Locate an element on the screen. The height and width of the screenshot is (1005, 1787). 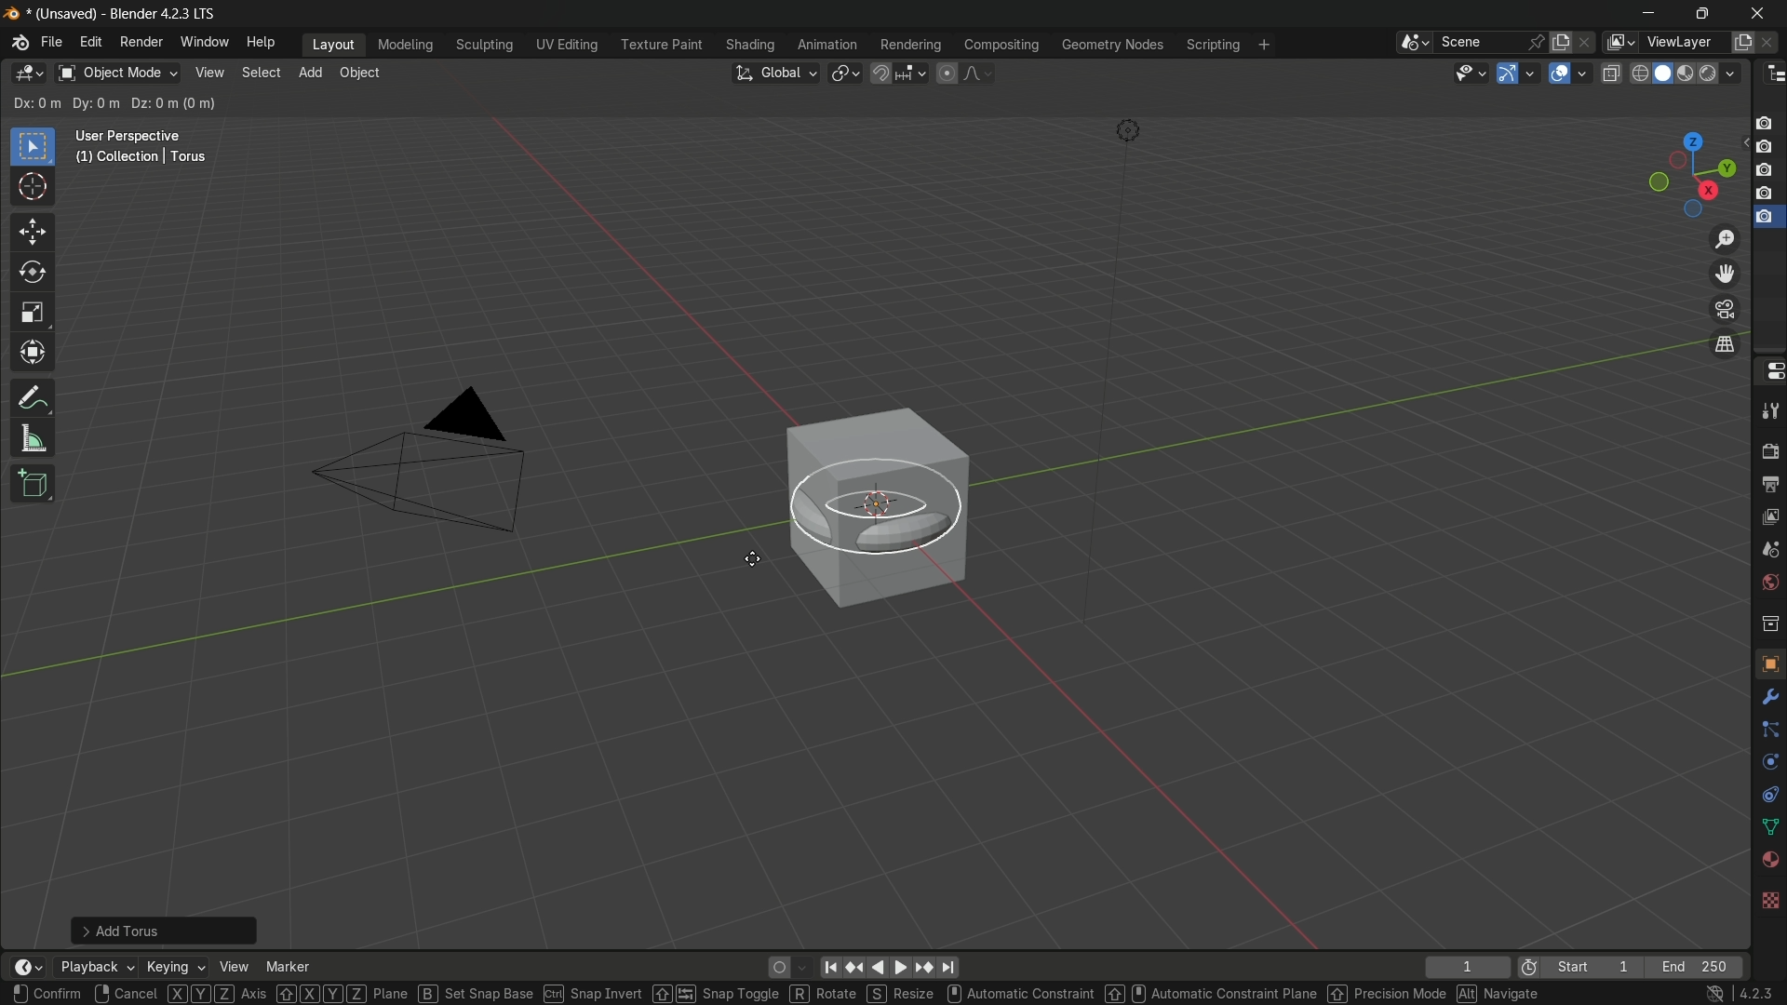
Navigate is located at coordinates (1500, 993).